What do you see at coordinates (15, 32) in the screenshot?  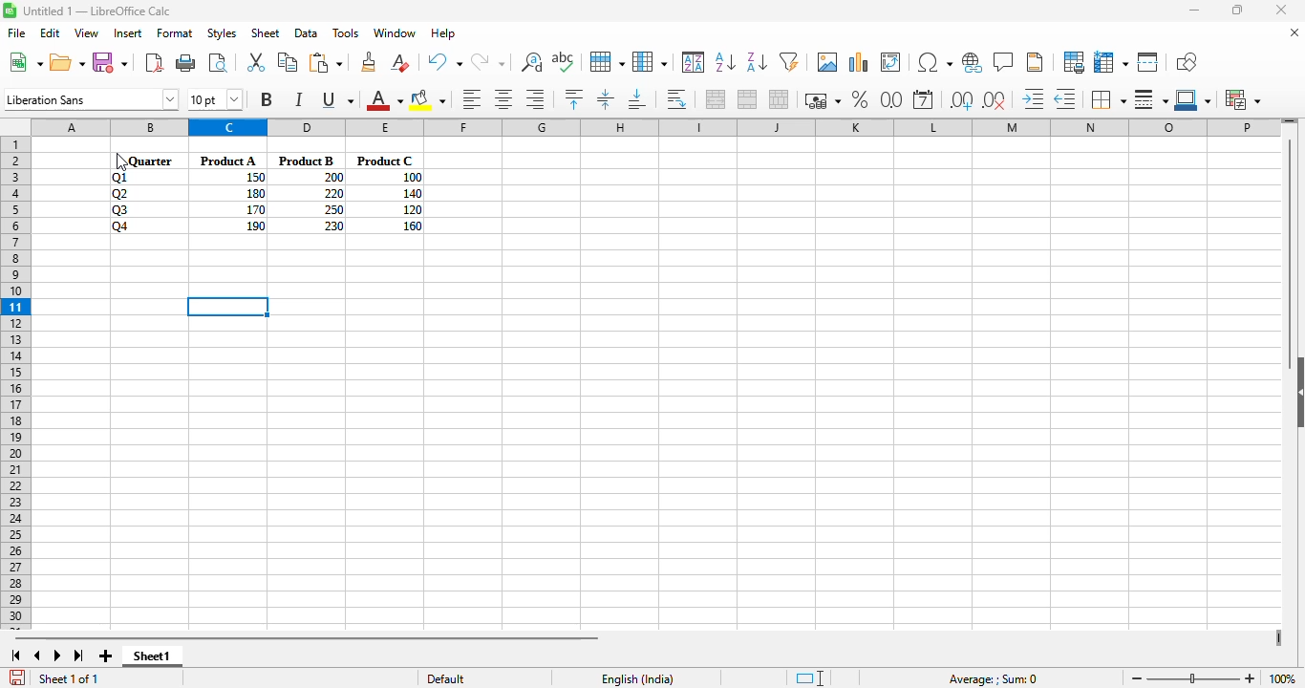 I see `file` at bounding box center [15, 32].